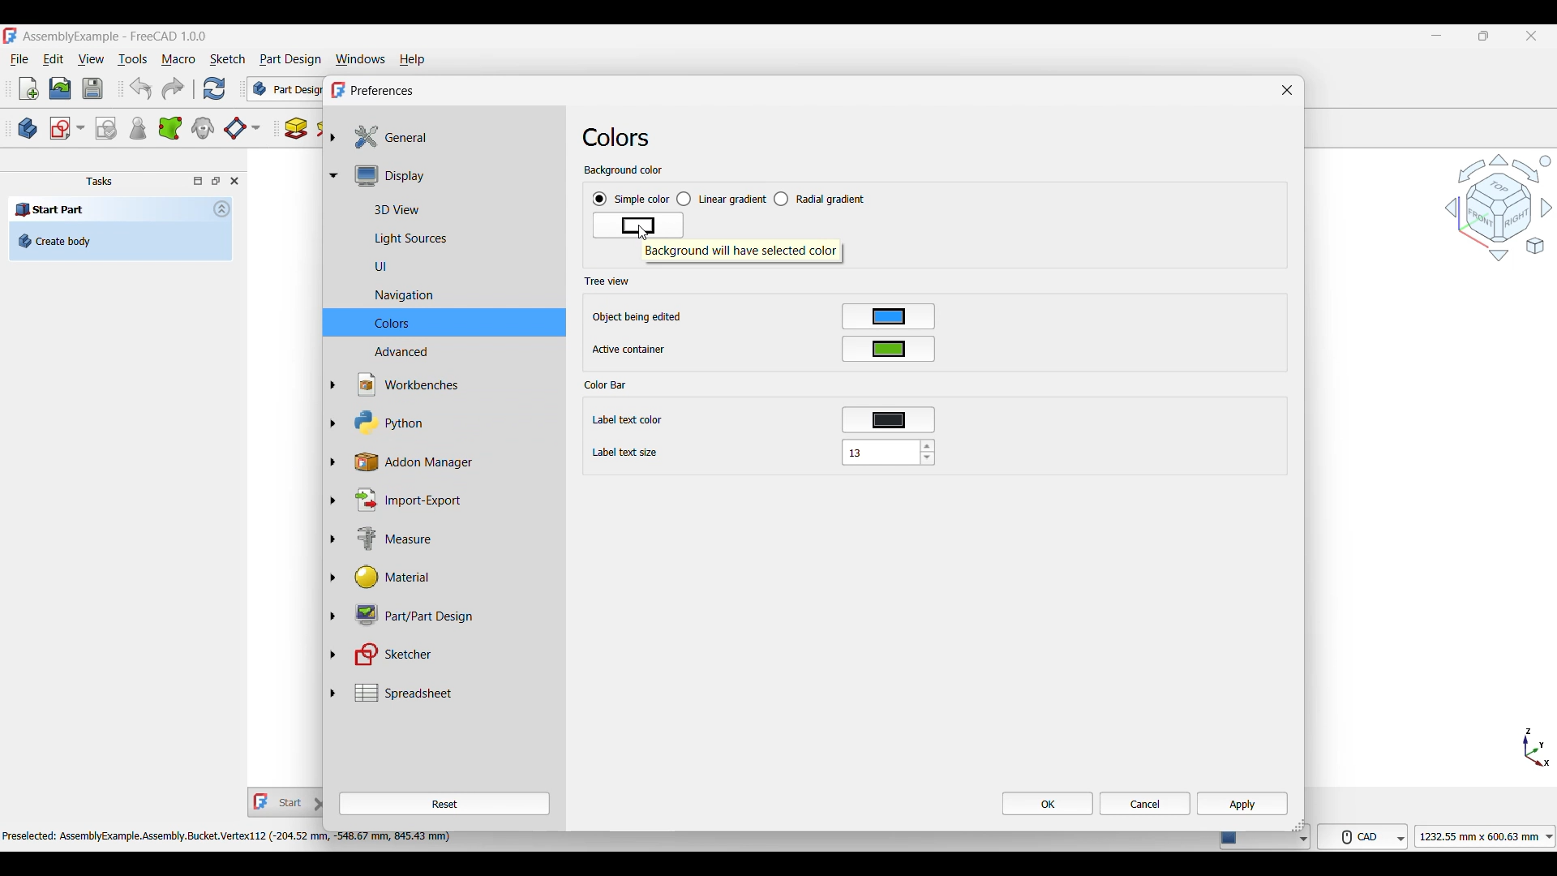 This screenshot has width=1557, height=876. Describe the element at coordinates (242, 129) in the screenshot. I see `Create a datum plane` at that location.